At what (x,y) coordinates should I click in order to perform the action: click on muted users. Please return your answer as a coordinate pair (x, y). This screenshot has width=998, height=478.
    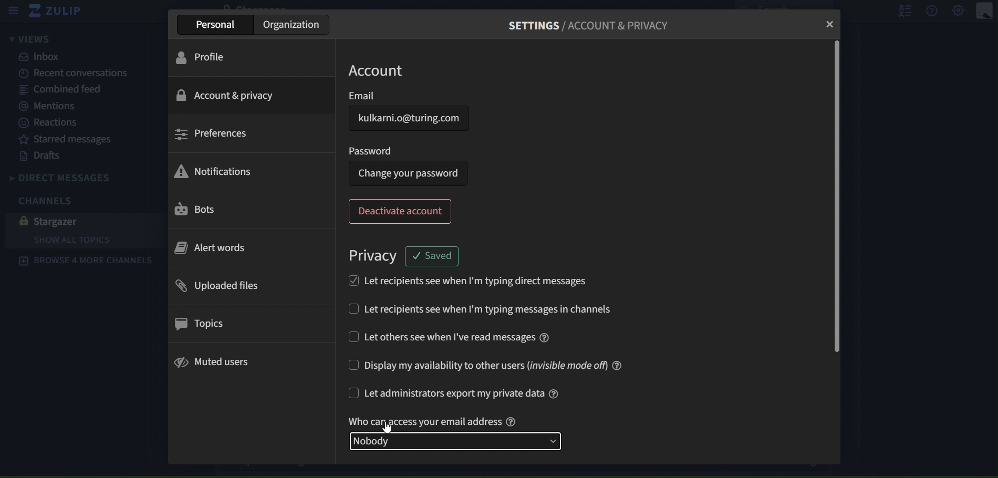
    Looking at the image, I should click on (216, 361).